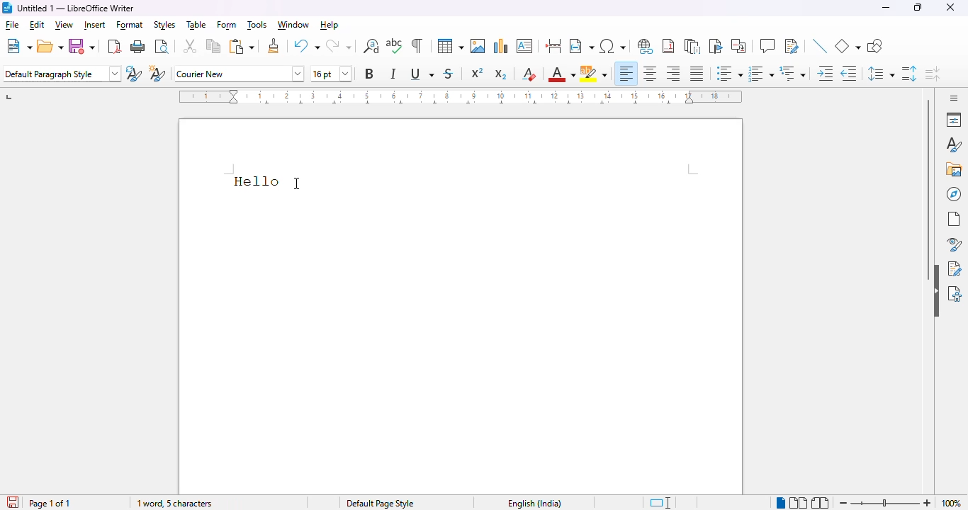 This screenshot has height=510, width=968. I want to click on page, so click(955, 219).